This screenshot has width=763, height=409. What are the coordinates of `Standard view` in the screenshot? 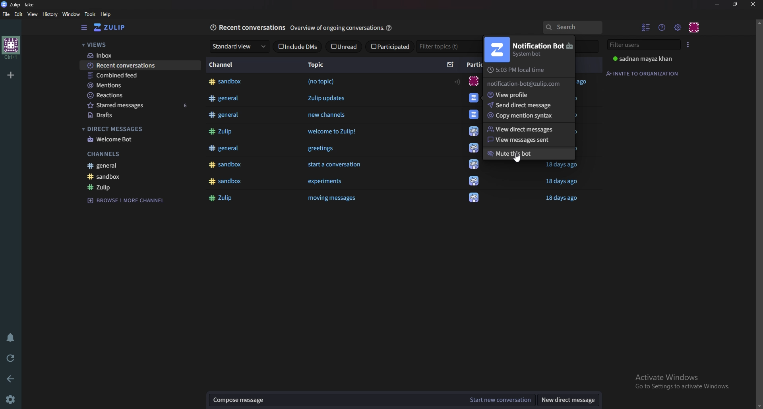 It's located at (238, 46).